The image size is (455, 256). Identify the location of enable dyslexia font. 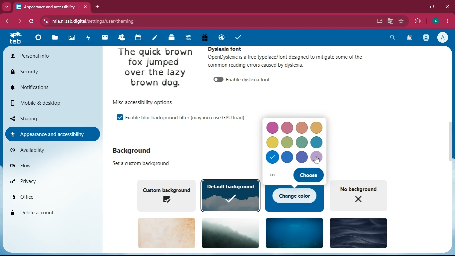
(251, 79).